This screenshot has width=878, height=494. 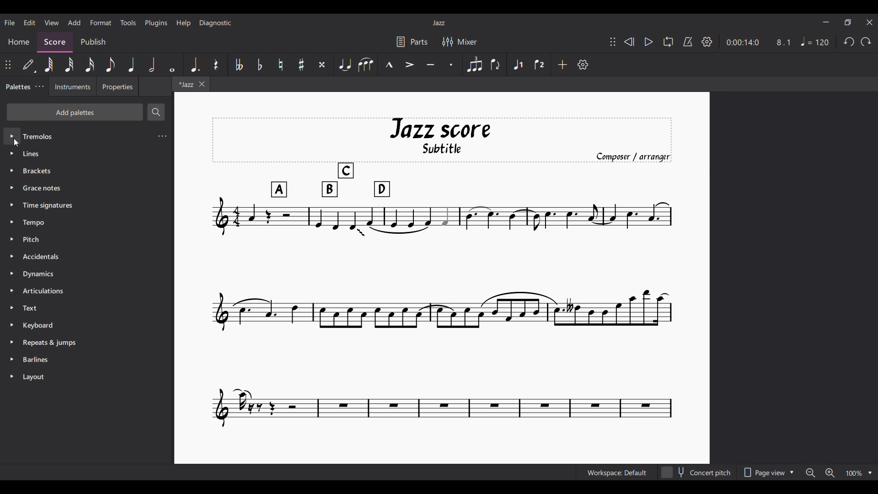 I want to click on Palette settings, so click(x=40, y=86).